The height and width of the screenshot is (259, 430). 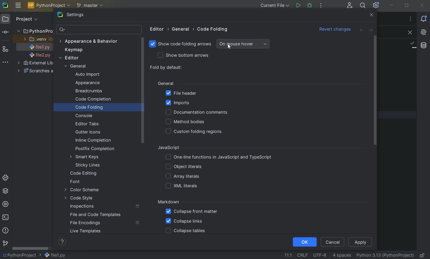 I want to click on IDE AND PROJECT SETTINGS, so click(x=377, y=6).